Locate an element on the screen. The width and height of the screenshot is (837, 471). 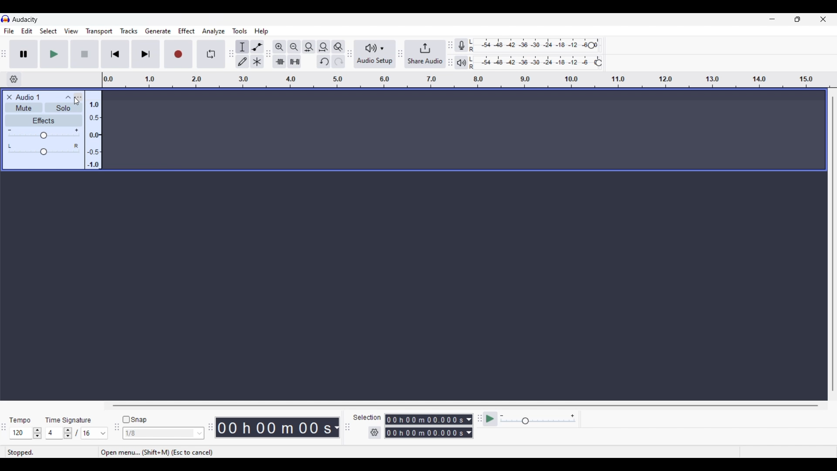
Cursor clicking on open menu is located at coordinates (77, 101).